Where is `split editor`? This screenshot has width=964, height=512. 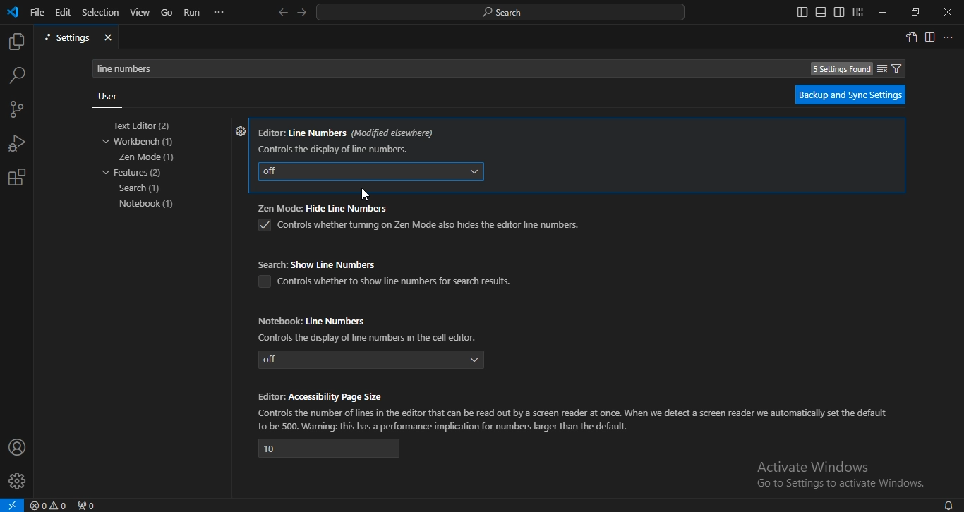
split editor is located at coordinates (931, 38).